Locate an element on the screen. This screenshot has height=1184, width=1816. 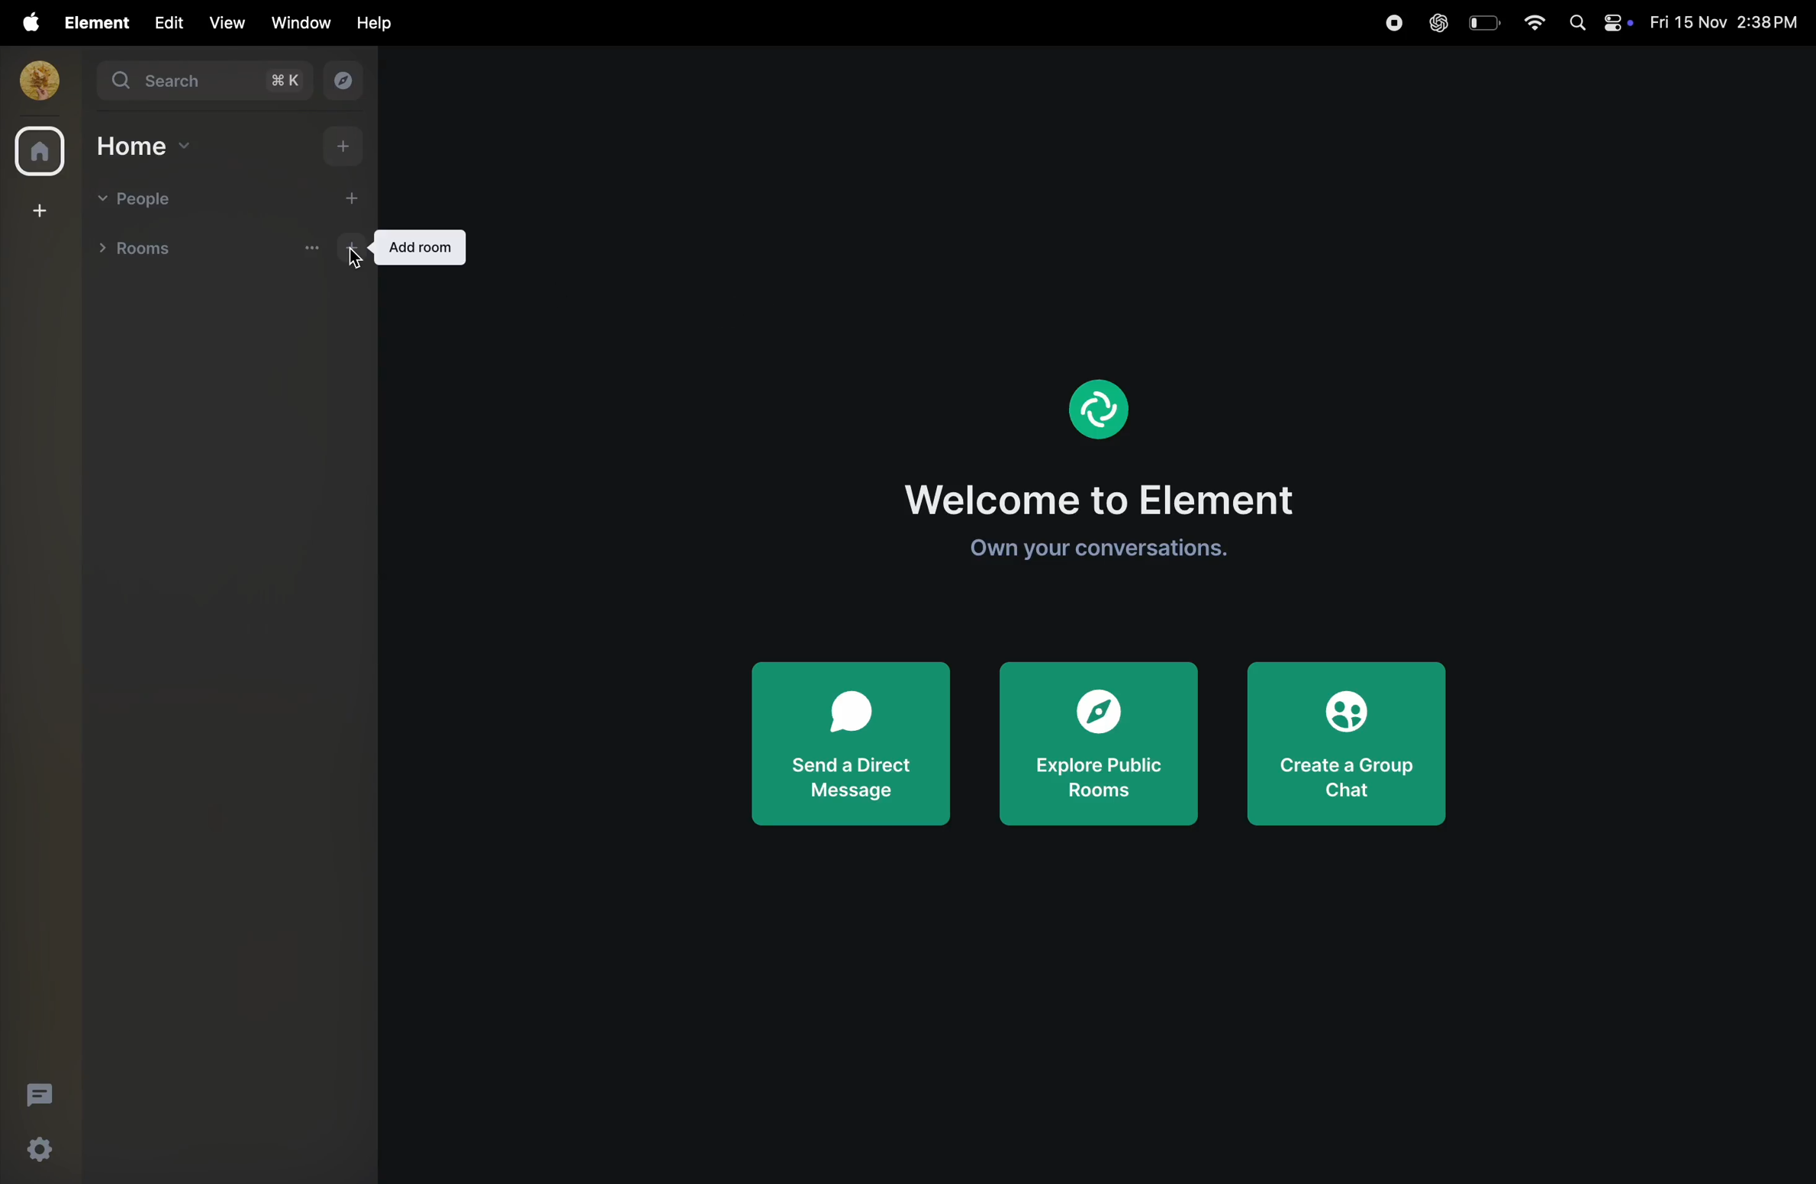
threads  is located at coordinates (38, 1092).